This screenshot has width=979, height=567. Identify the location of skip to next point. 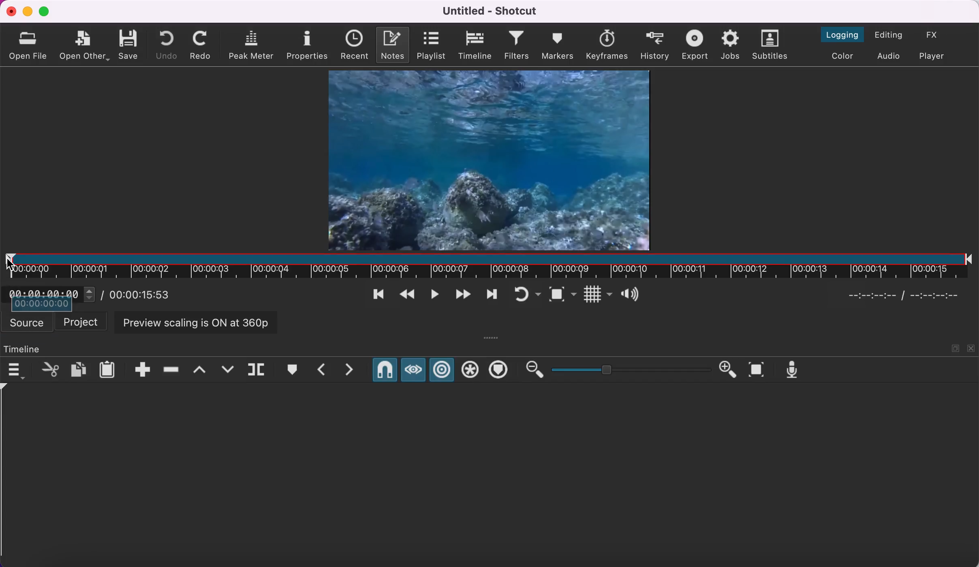
(492, 294).